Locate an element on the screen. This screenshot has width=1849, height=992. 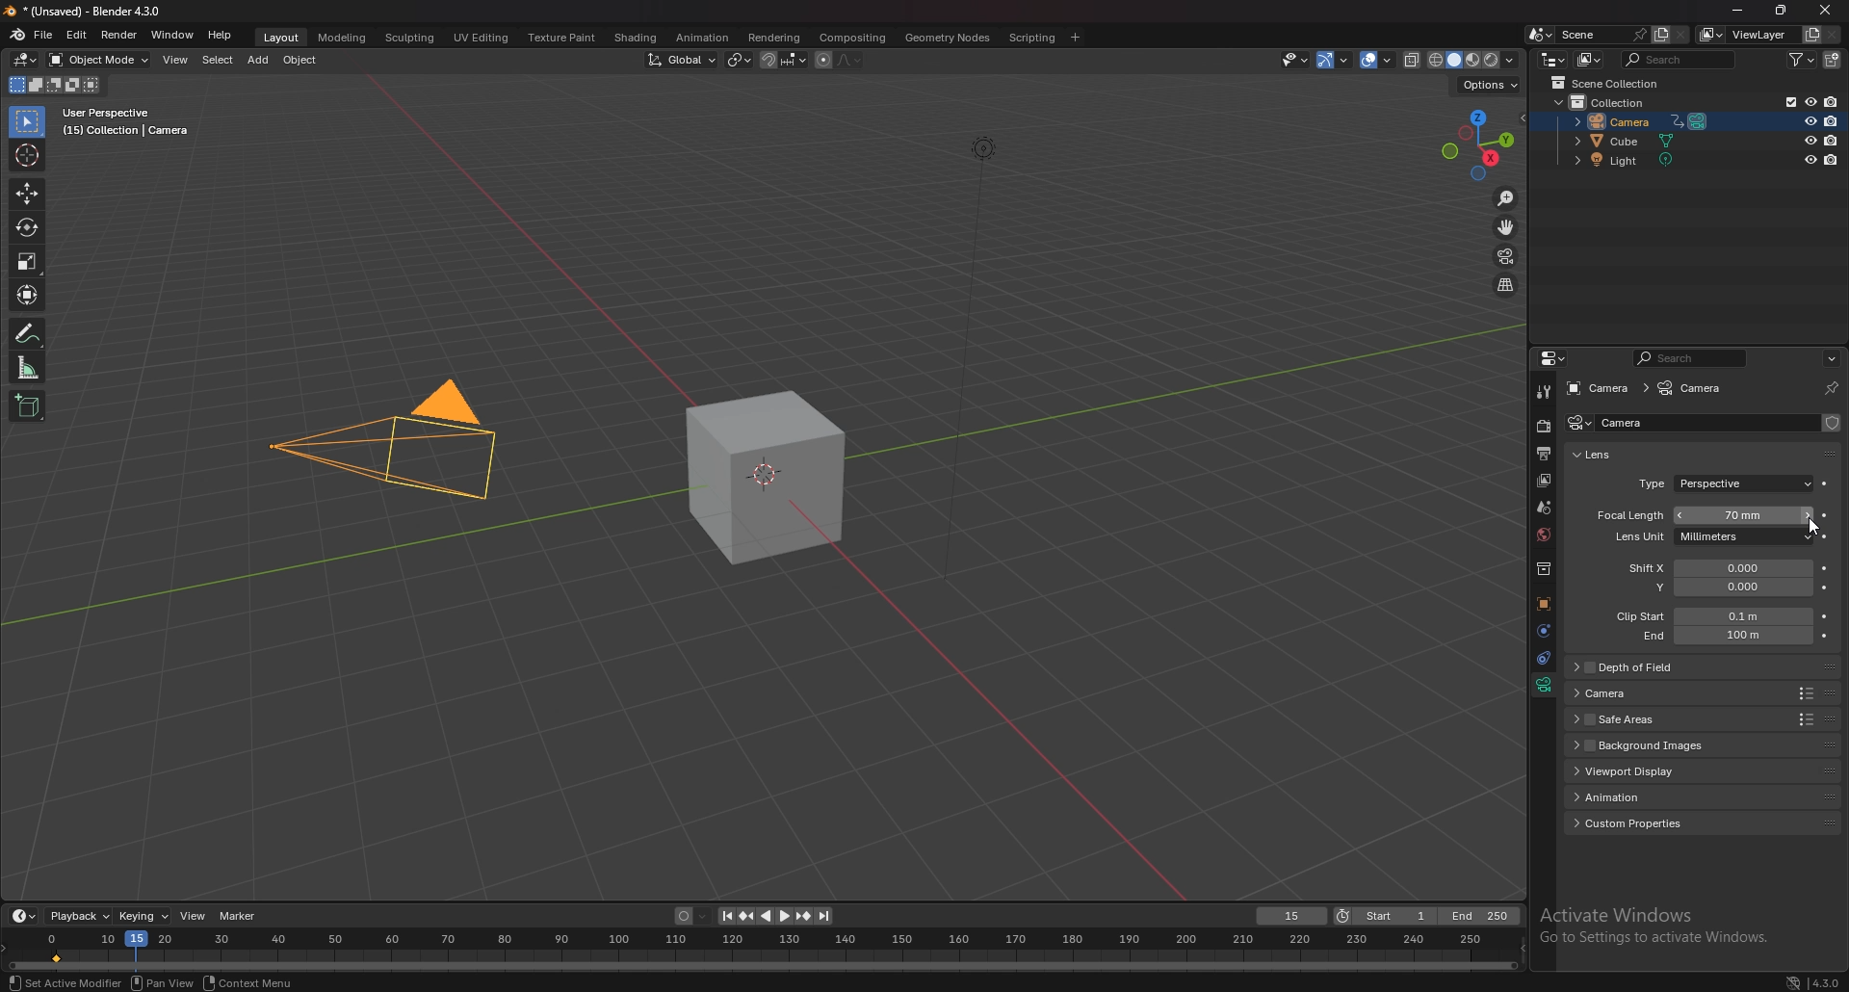
jump to endpoint is located at coordinates (825, 916).